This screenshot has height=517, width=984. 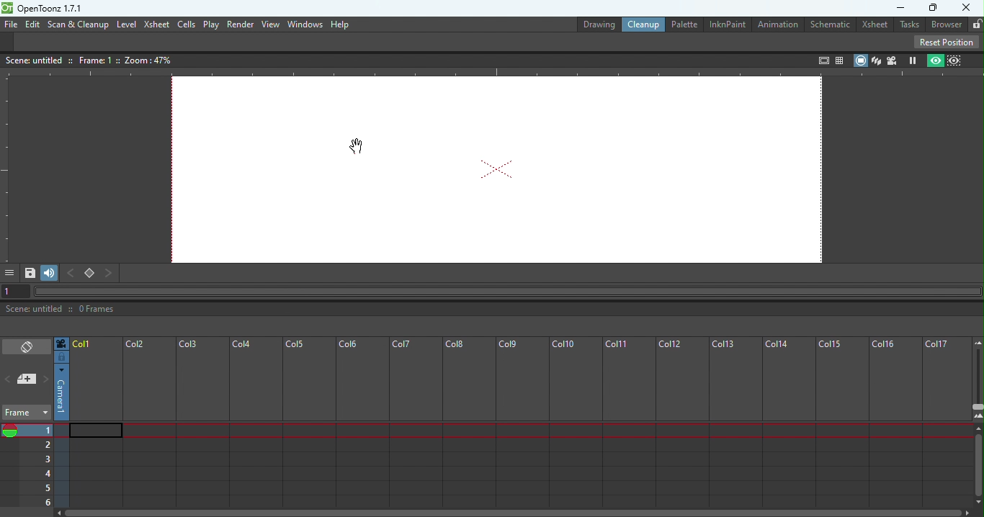 What do you see at coordinates (115, 270) in the screenshot?
I see `Next key` at bounding box center [115, 270].